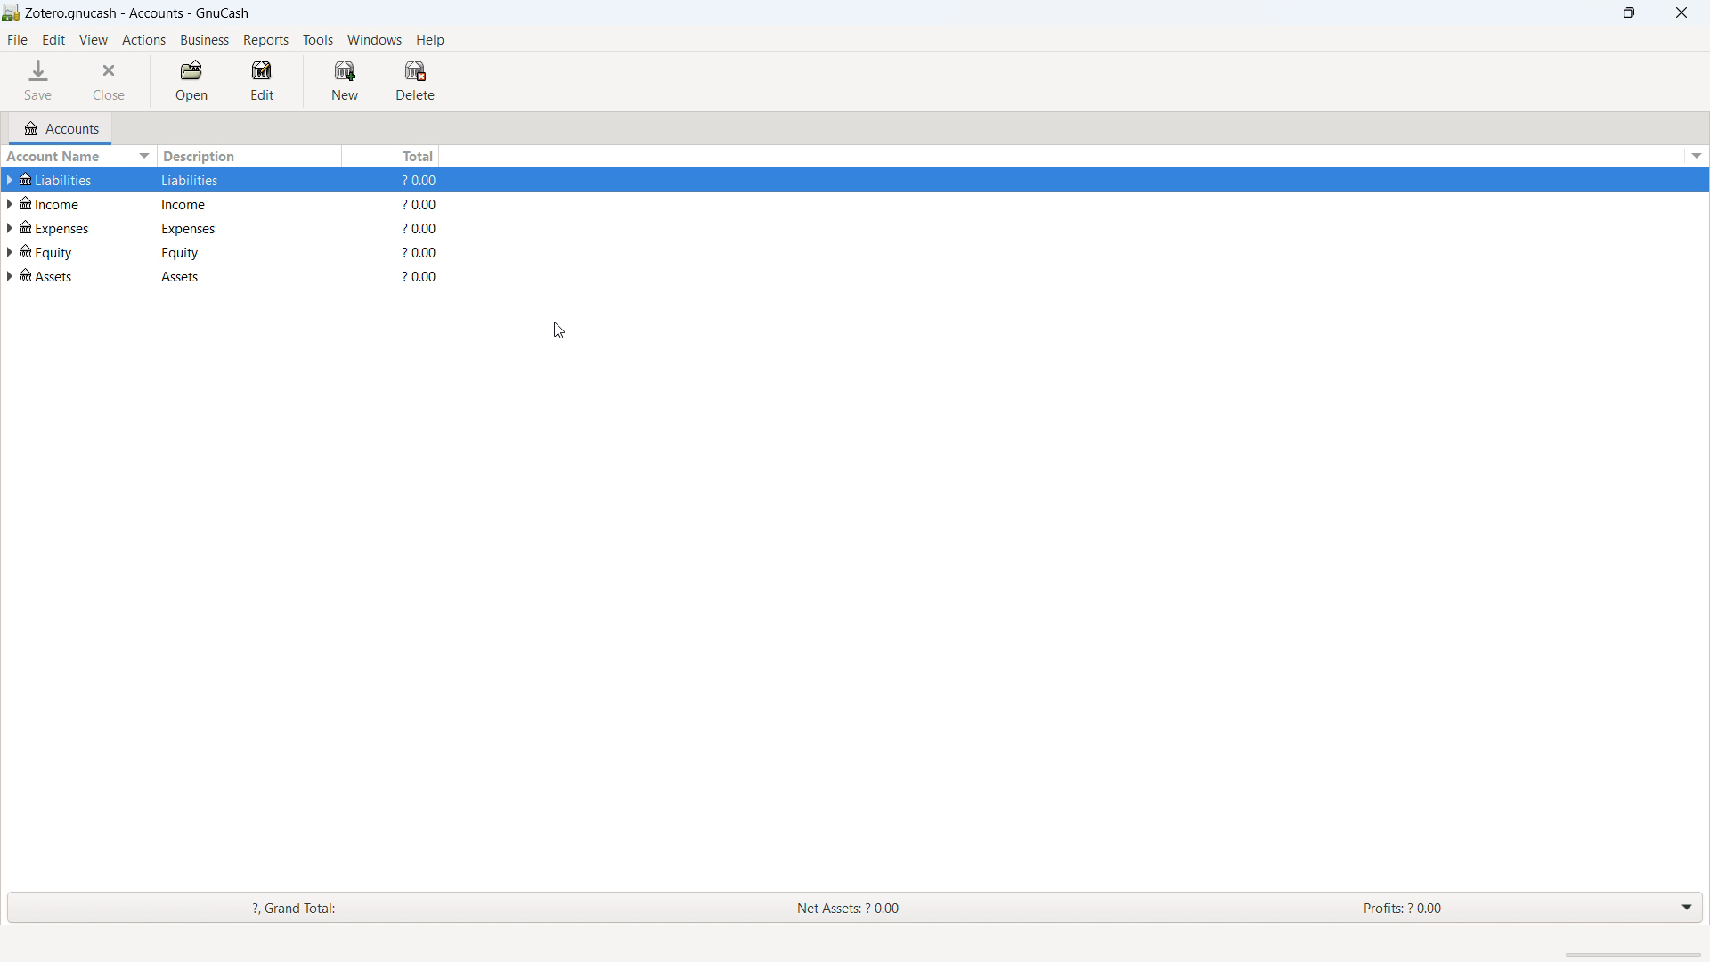 The image size is (1710, 962). What do you see at coordinates (112, 81) in the screenshot?
I see `close` at bounding box center [112, 81].